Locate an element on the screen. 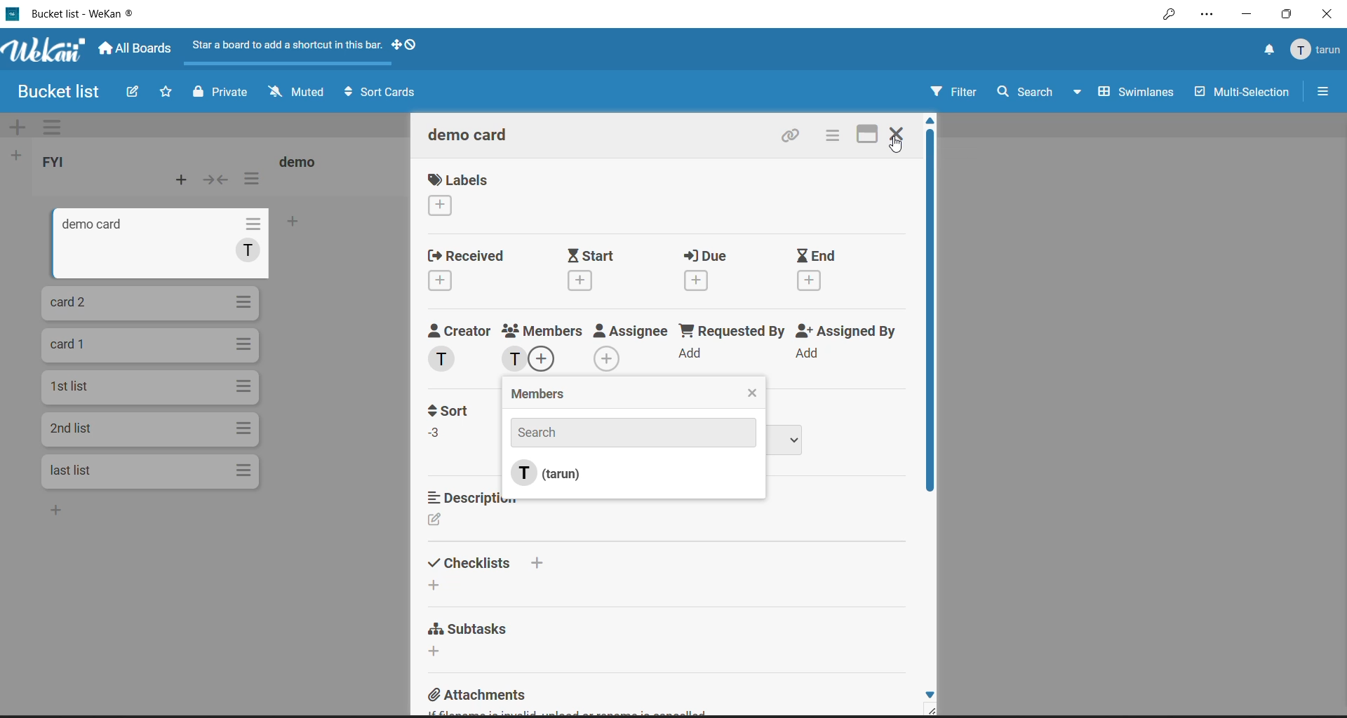  card bottom is located at coordinates (77, 514).